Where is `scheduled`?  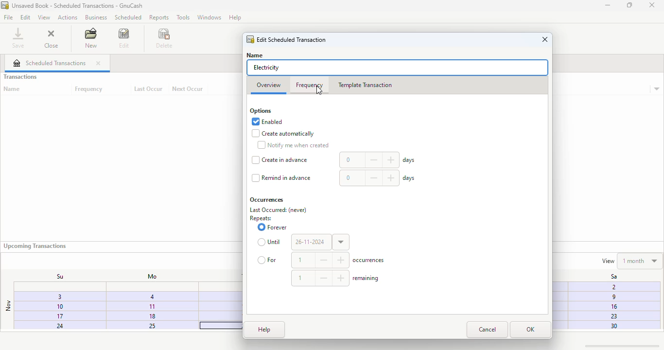
scheduled is located at coordinates (128, 17).